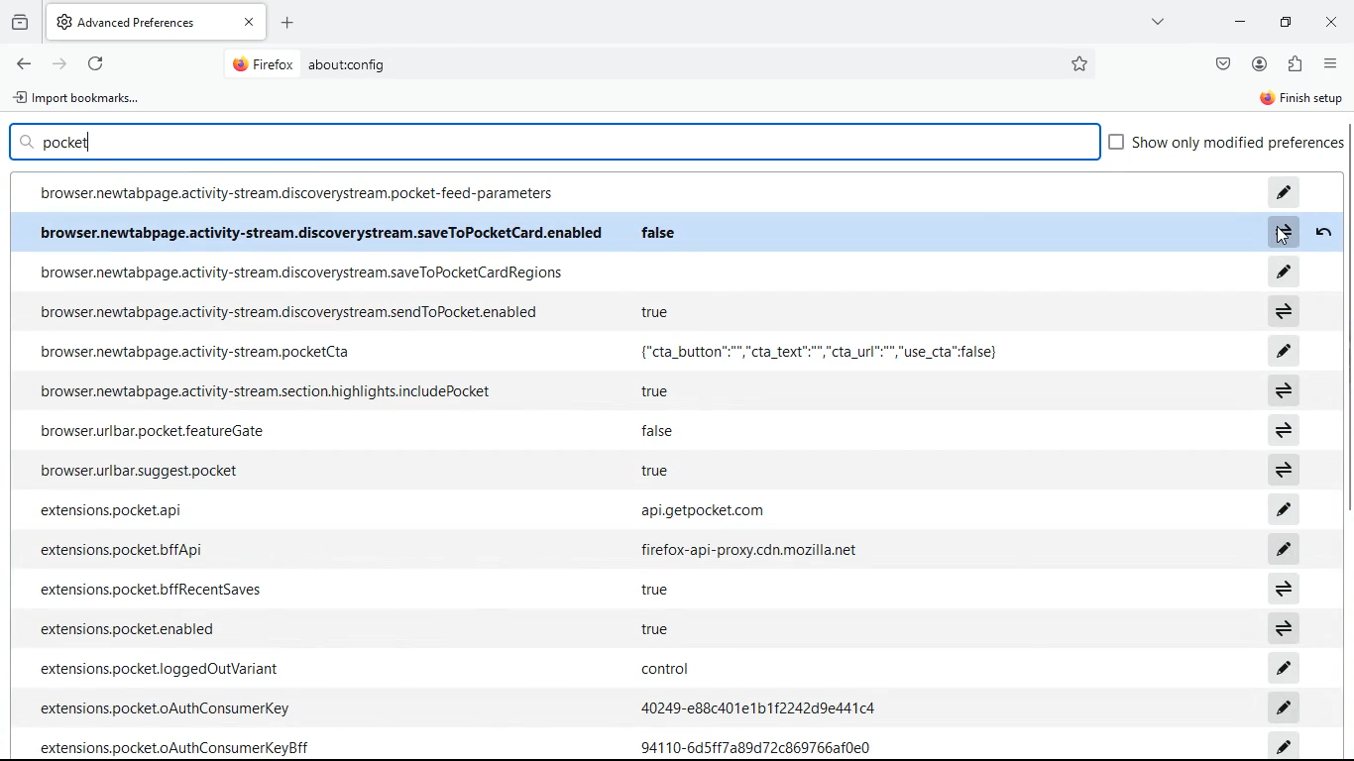  I want to click on about:config, so click(345, 64).